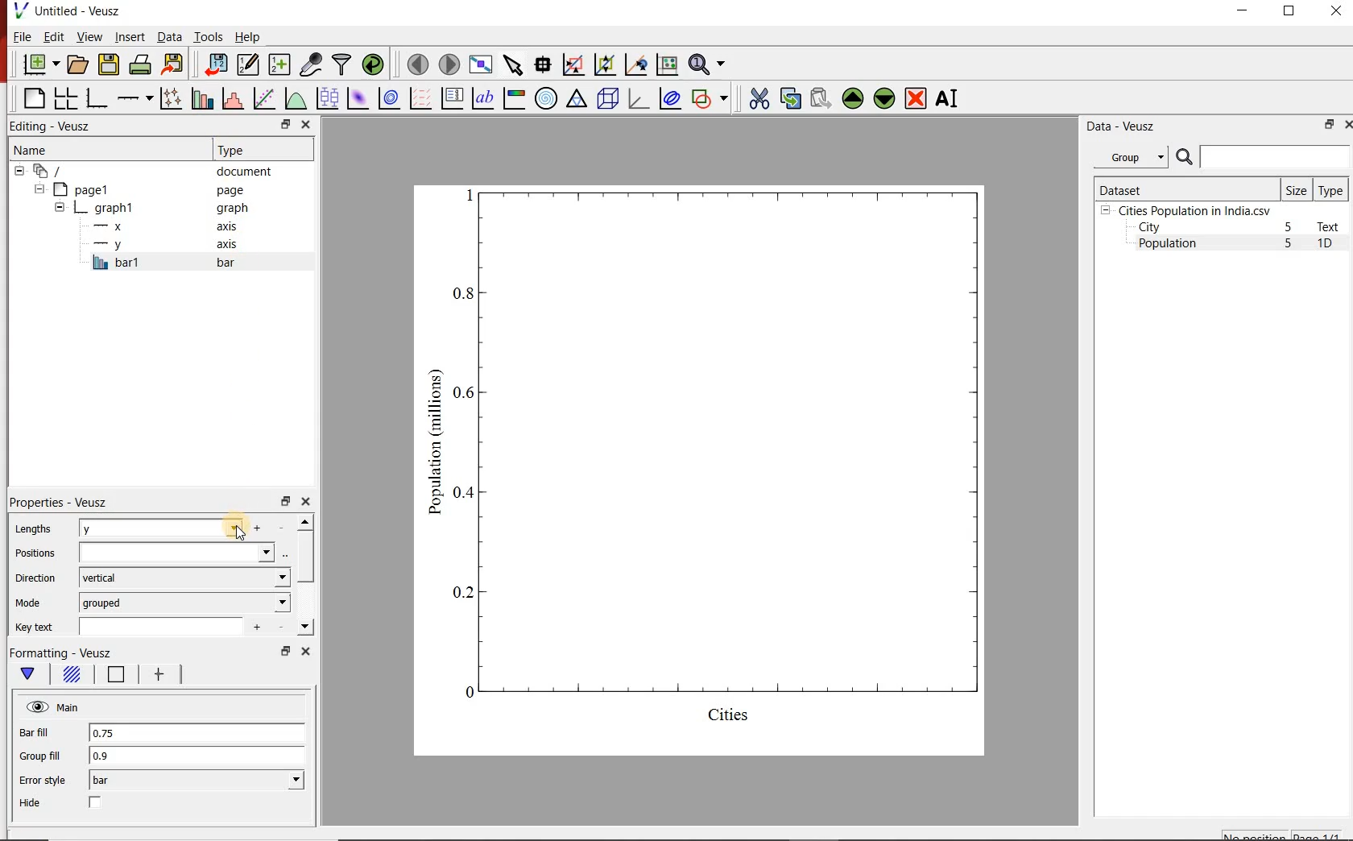 Image resolution: width=1353 pixels, height=841 pixels. Describe the element at coordinates (821, 98) in the screenshot. I see `paste widget from the clipboard` at that location.